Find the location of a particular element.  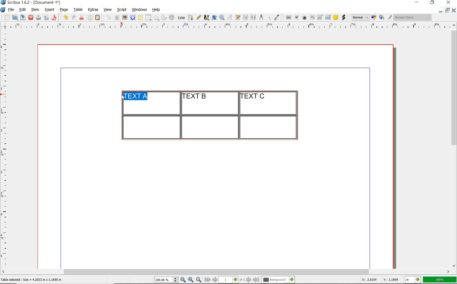

select is located at coordinates (109, 18).